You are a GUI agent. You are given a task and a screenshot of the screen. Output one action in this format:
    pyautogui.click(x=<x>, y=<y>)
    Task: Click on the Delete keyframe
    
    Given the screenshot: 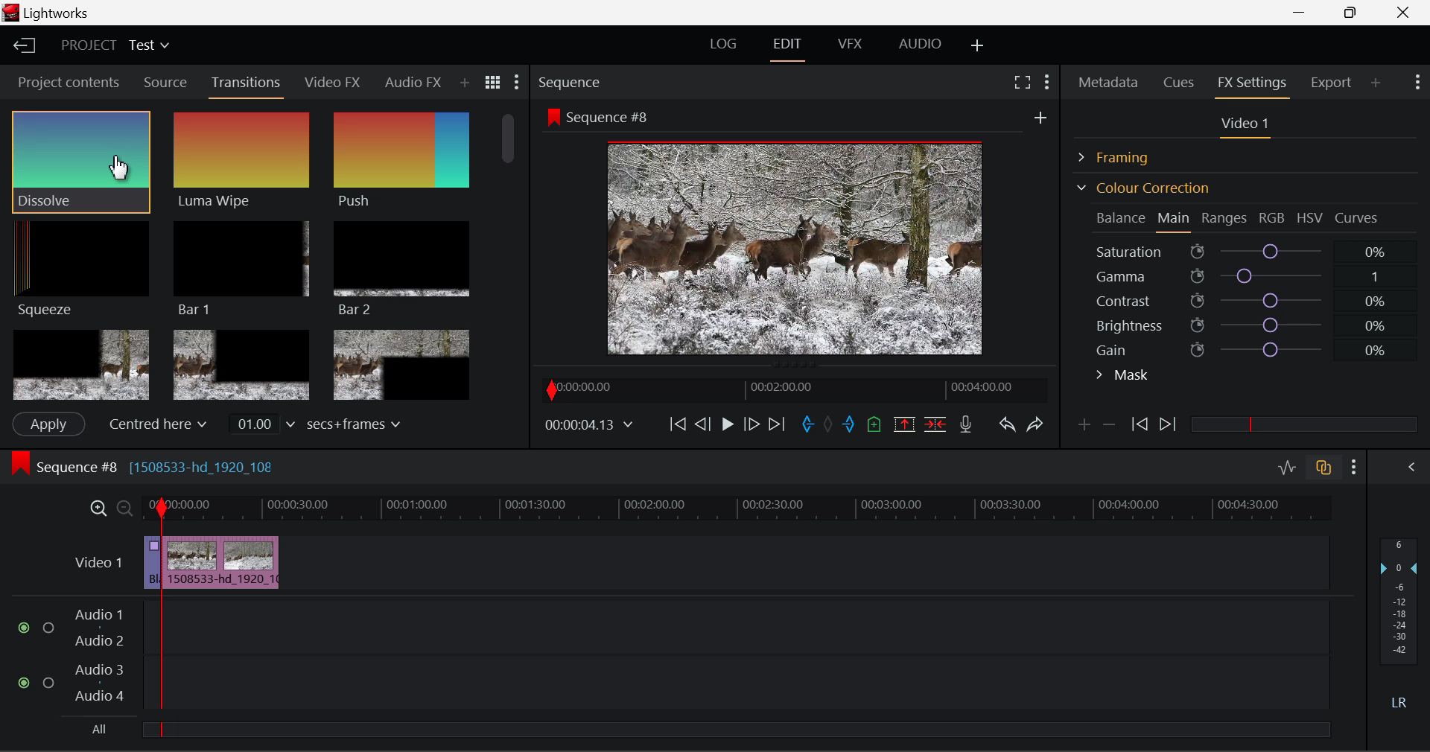 What is the action you would take?
    pyautogui.click(x=1109, y=427)
    